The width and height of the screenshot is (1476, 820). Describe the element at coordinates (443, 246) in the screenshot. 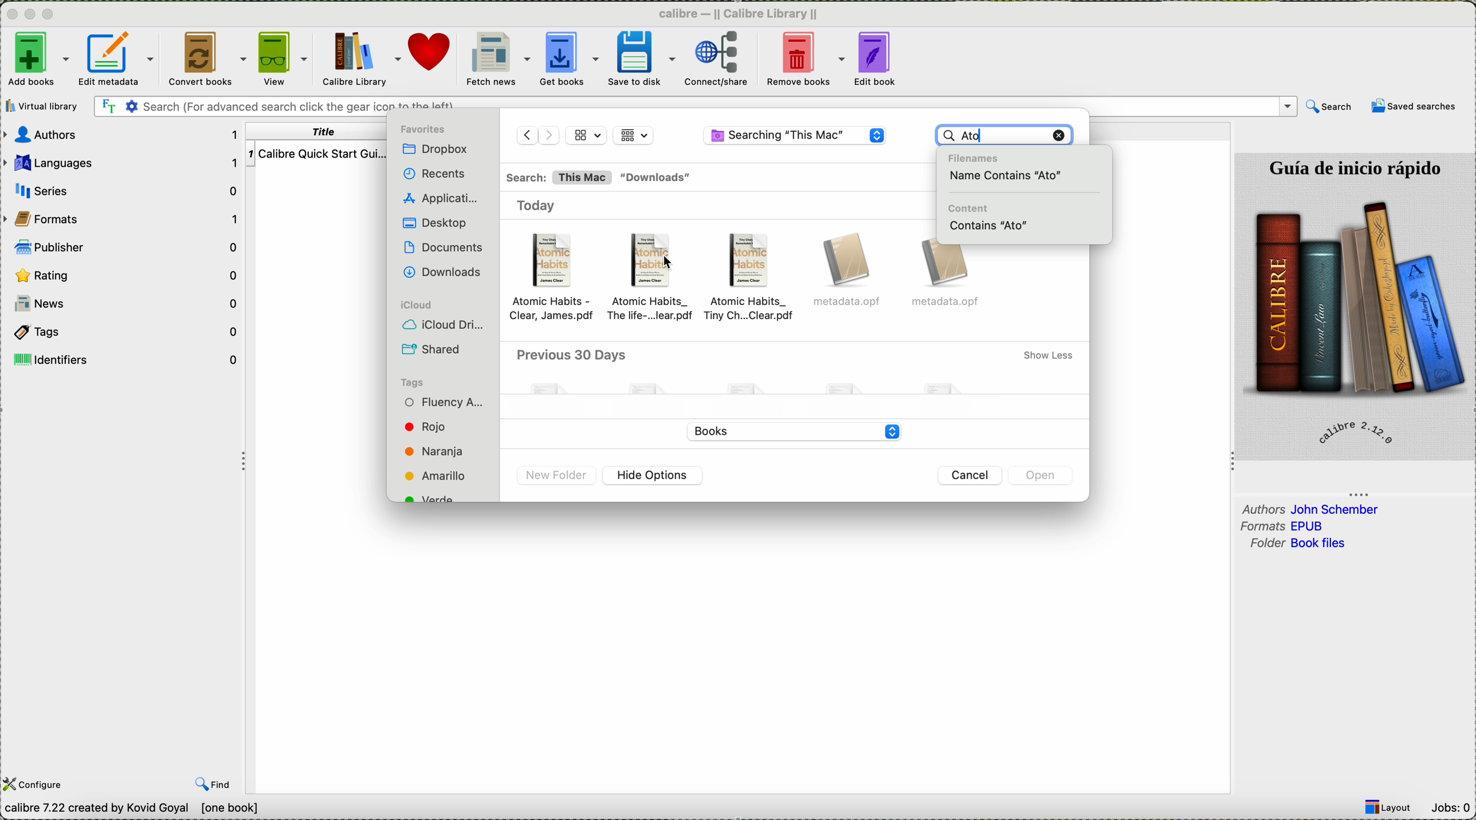

I see `documents` at that location.